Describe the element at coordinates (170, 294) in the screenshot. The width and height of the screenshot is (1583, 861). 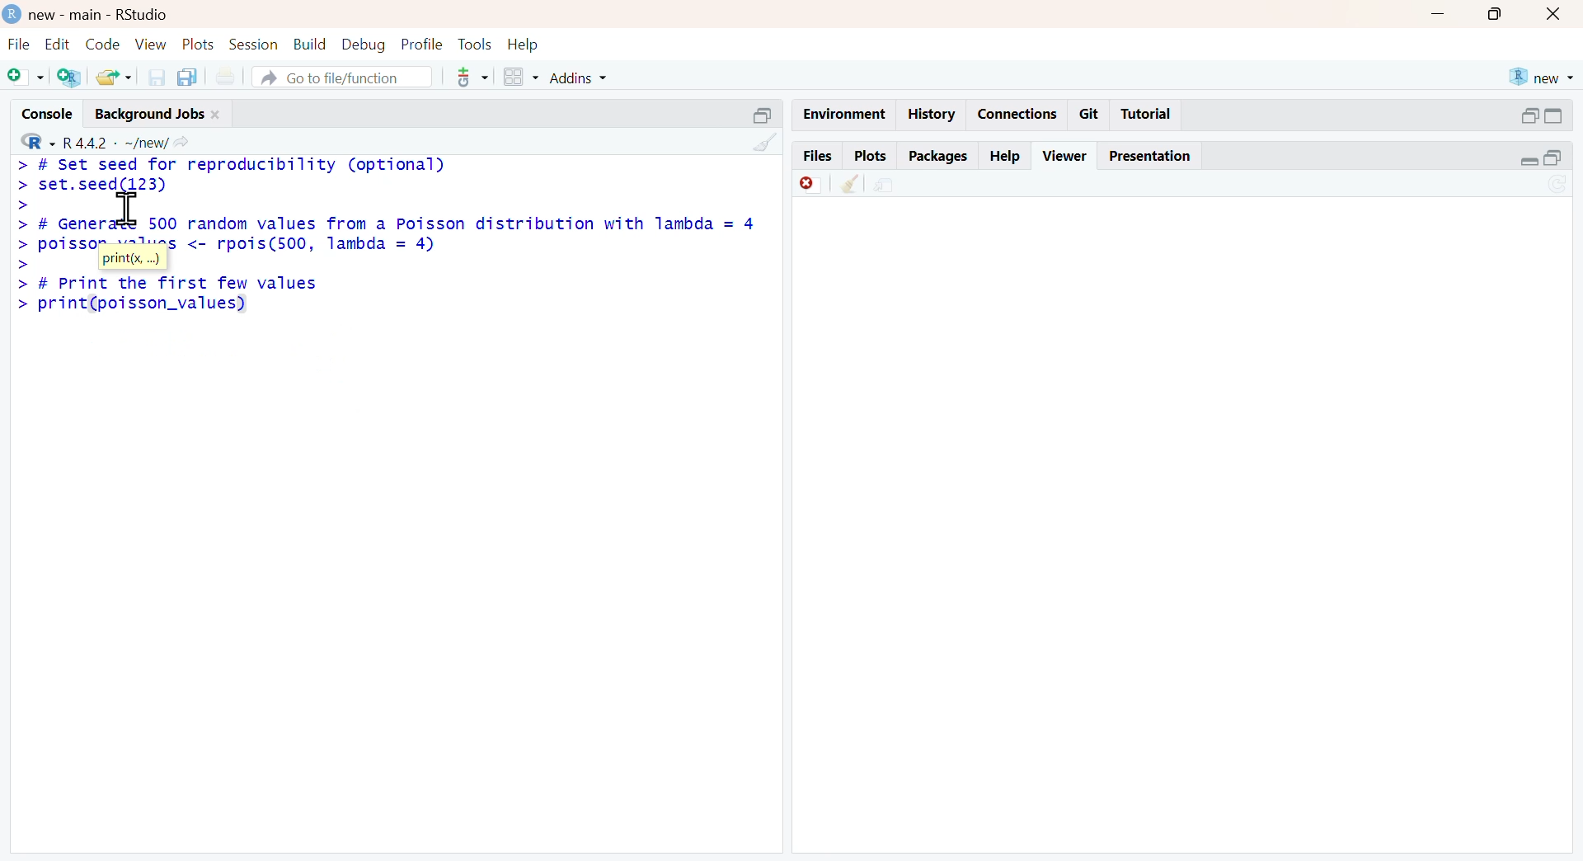
I see `> # Print the first few values
> print(poisson_values)` at that location.